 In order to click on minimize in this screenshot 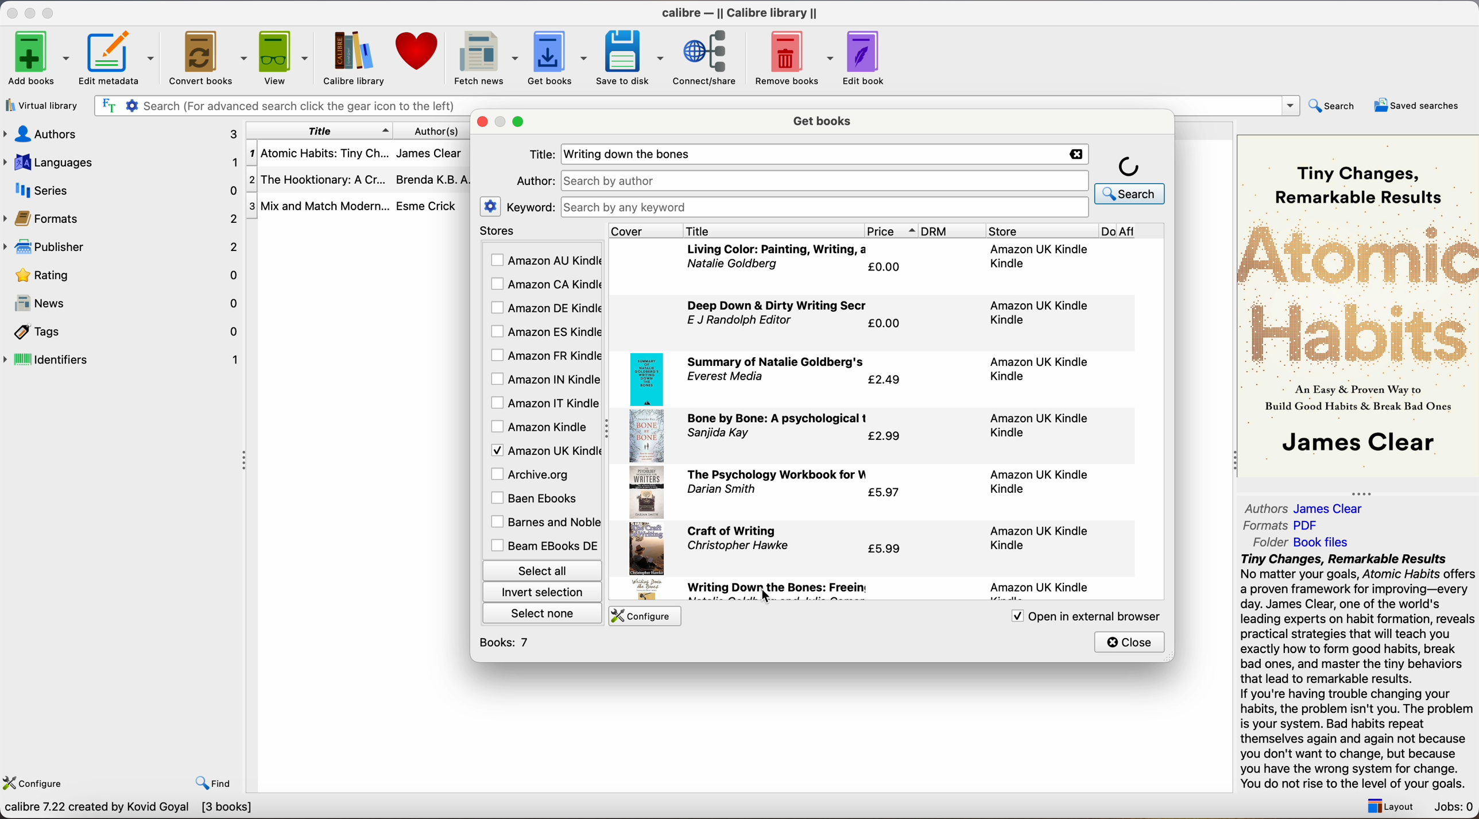, I will do `click(32, 12)`.